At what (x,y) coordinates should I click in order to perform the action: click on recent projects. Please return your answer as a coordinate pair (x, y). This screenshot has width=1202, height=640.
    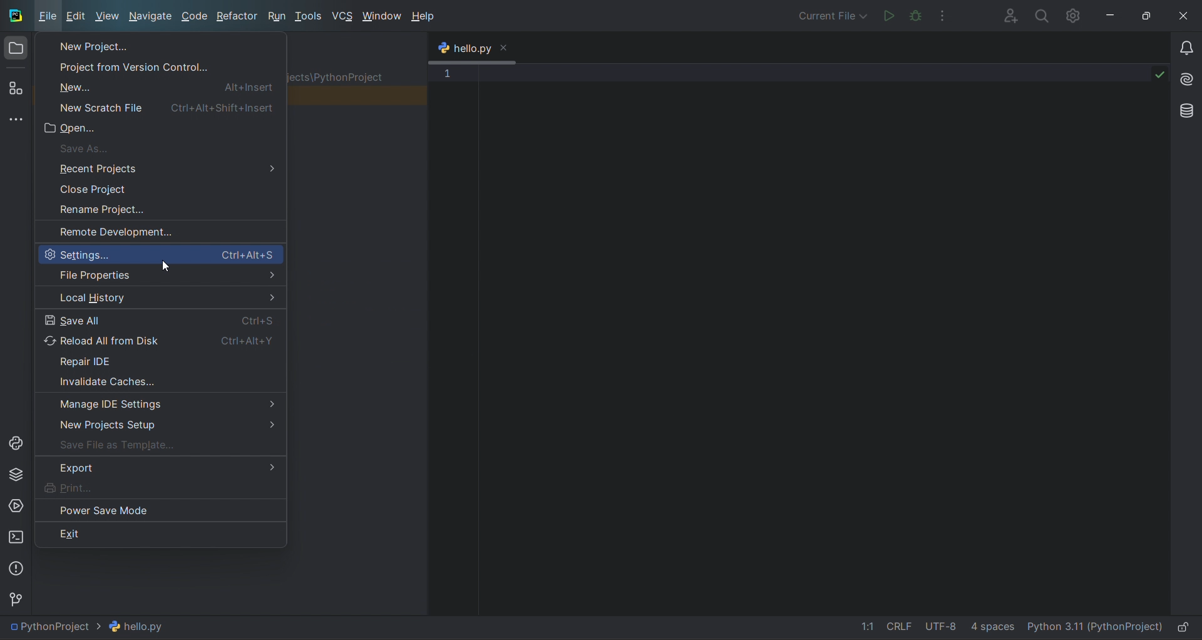
    Looking at the image, I should click on (157, 167).